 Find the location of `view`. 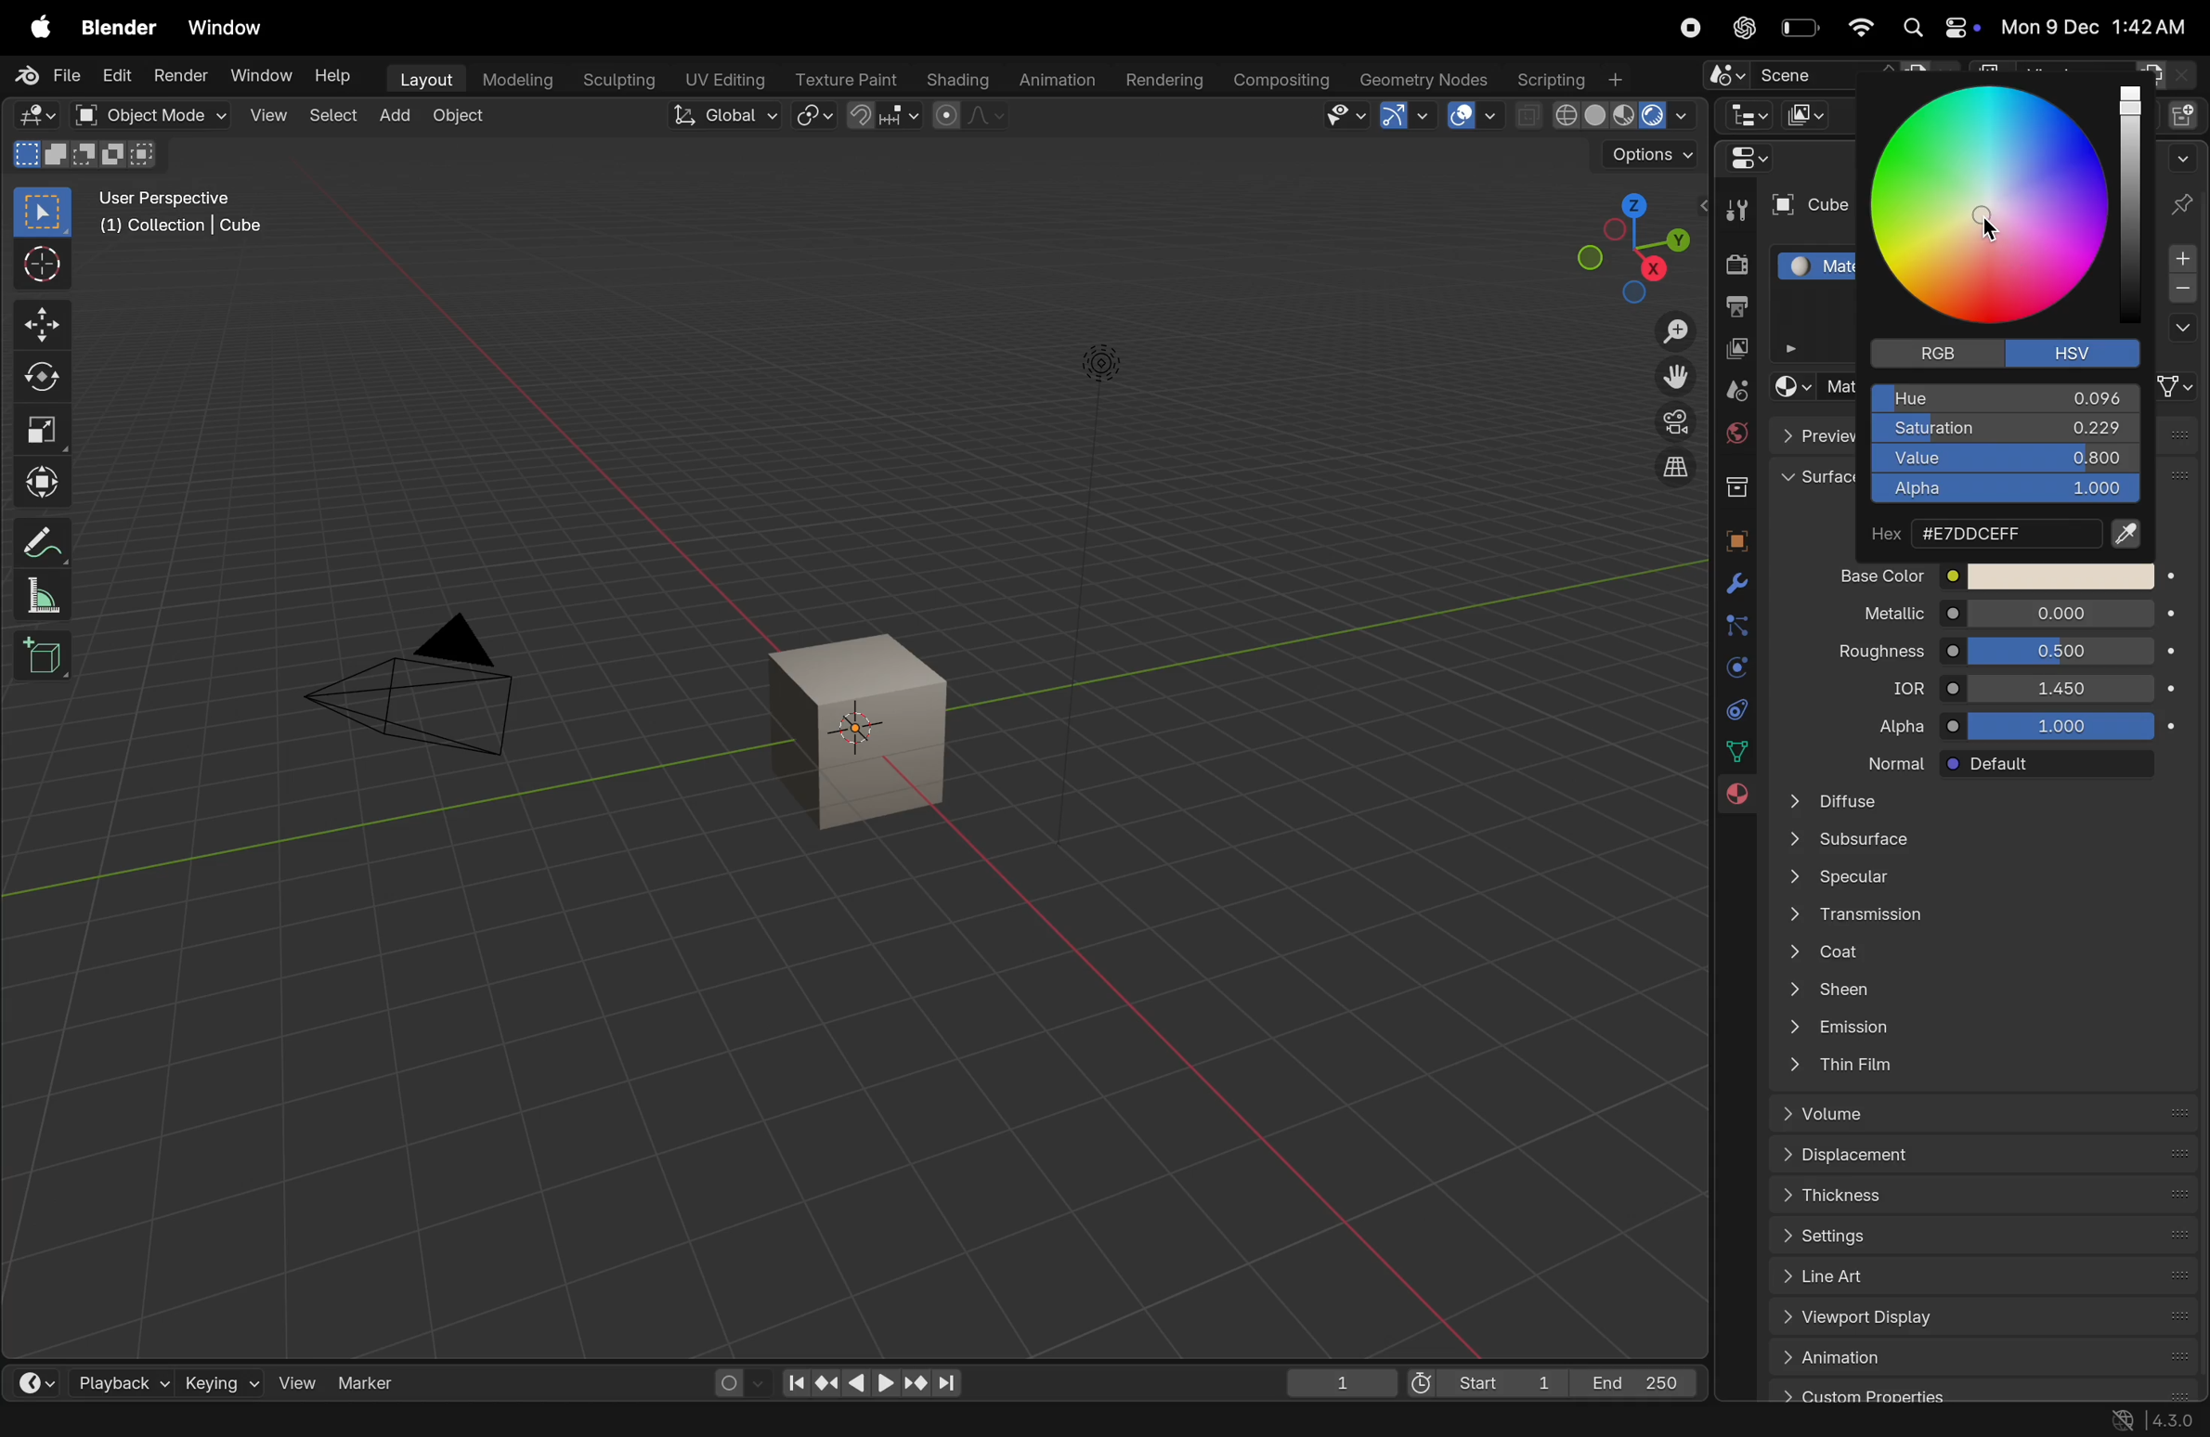

view is located at coordinates (267, 117).